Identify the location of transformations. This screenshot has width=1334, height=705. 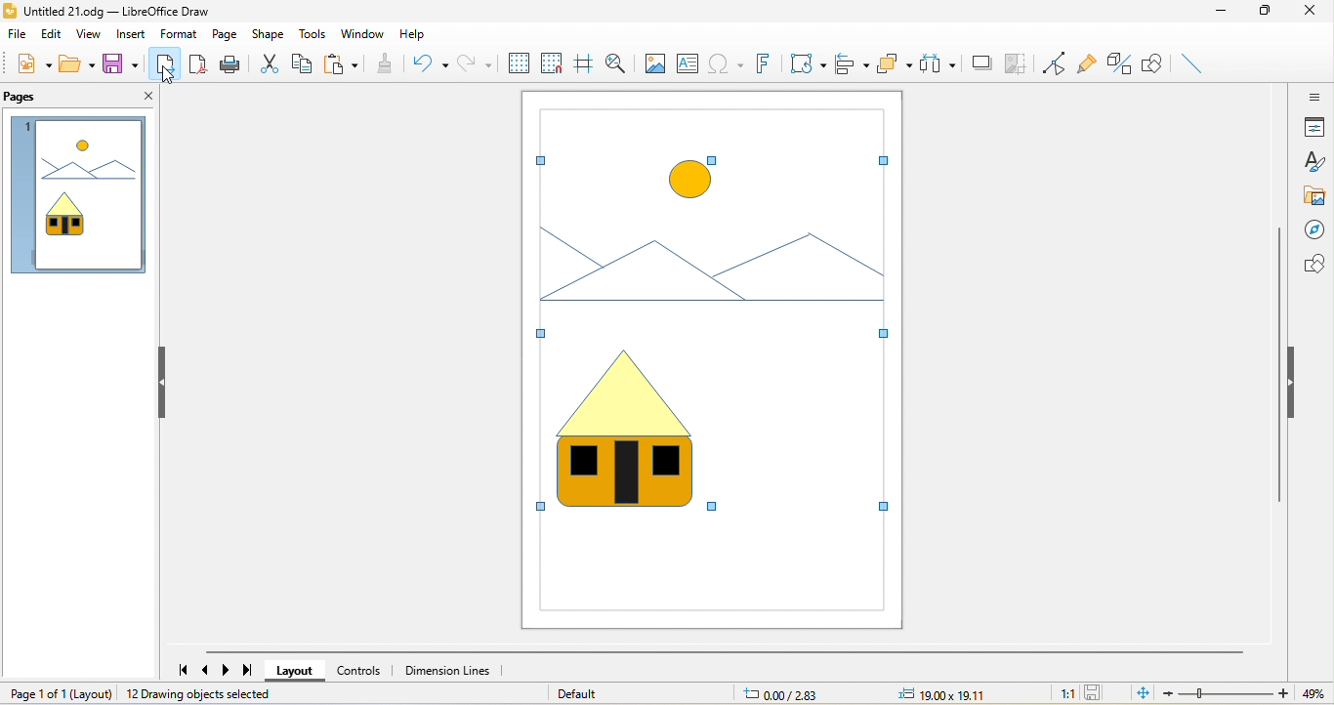
(807, 64).